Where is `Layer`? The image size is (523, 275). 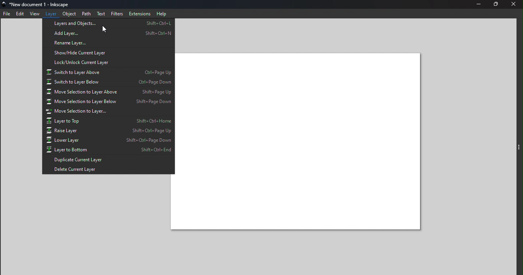 Layer is located at coordinates (50, 14).